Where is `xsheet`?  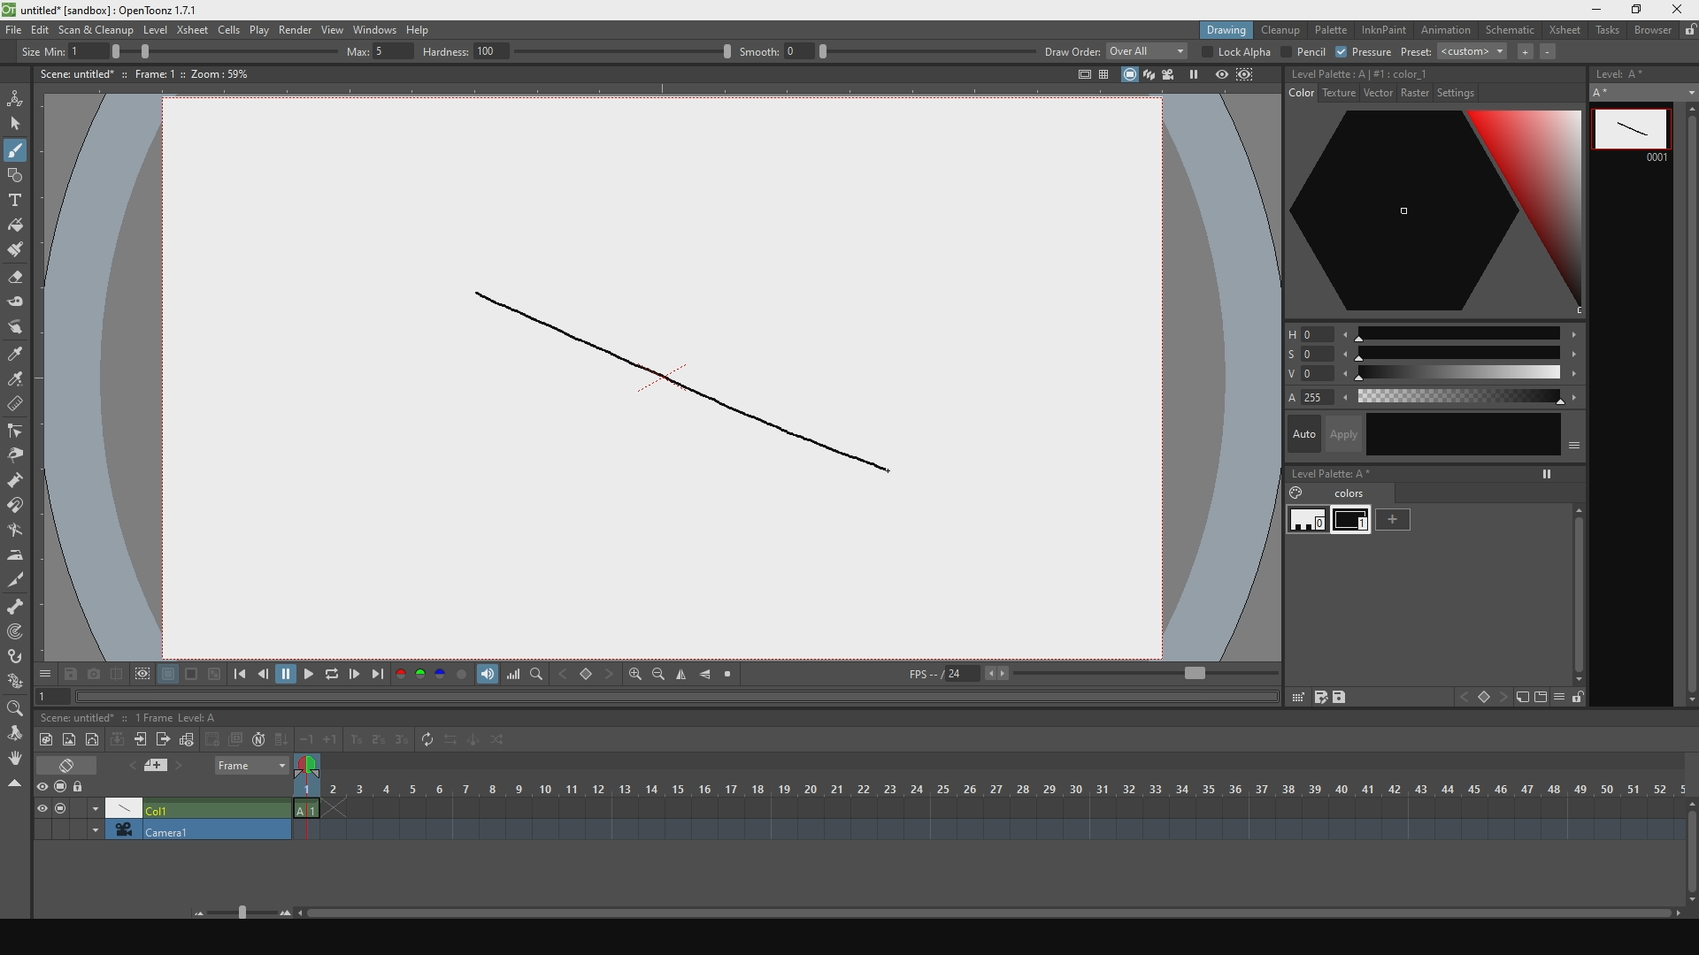 xsheet is located at coordinates (192, 29).